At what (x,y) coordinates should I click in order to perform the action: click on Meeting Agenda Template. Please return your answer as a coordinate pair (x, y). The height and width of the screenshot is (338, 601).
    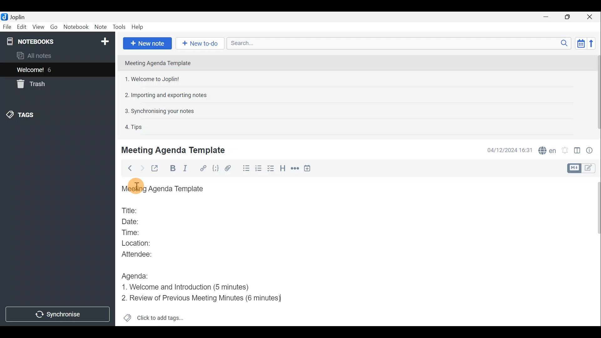
    Looking at the image, I should click on (164, 189).